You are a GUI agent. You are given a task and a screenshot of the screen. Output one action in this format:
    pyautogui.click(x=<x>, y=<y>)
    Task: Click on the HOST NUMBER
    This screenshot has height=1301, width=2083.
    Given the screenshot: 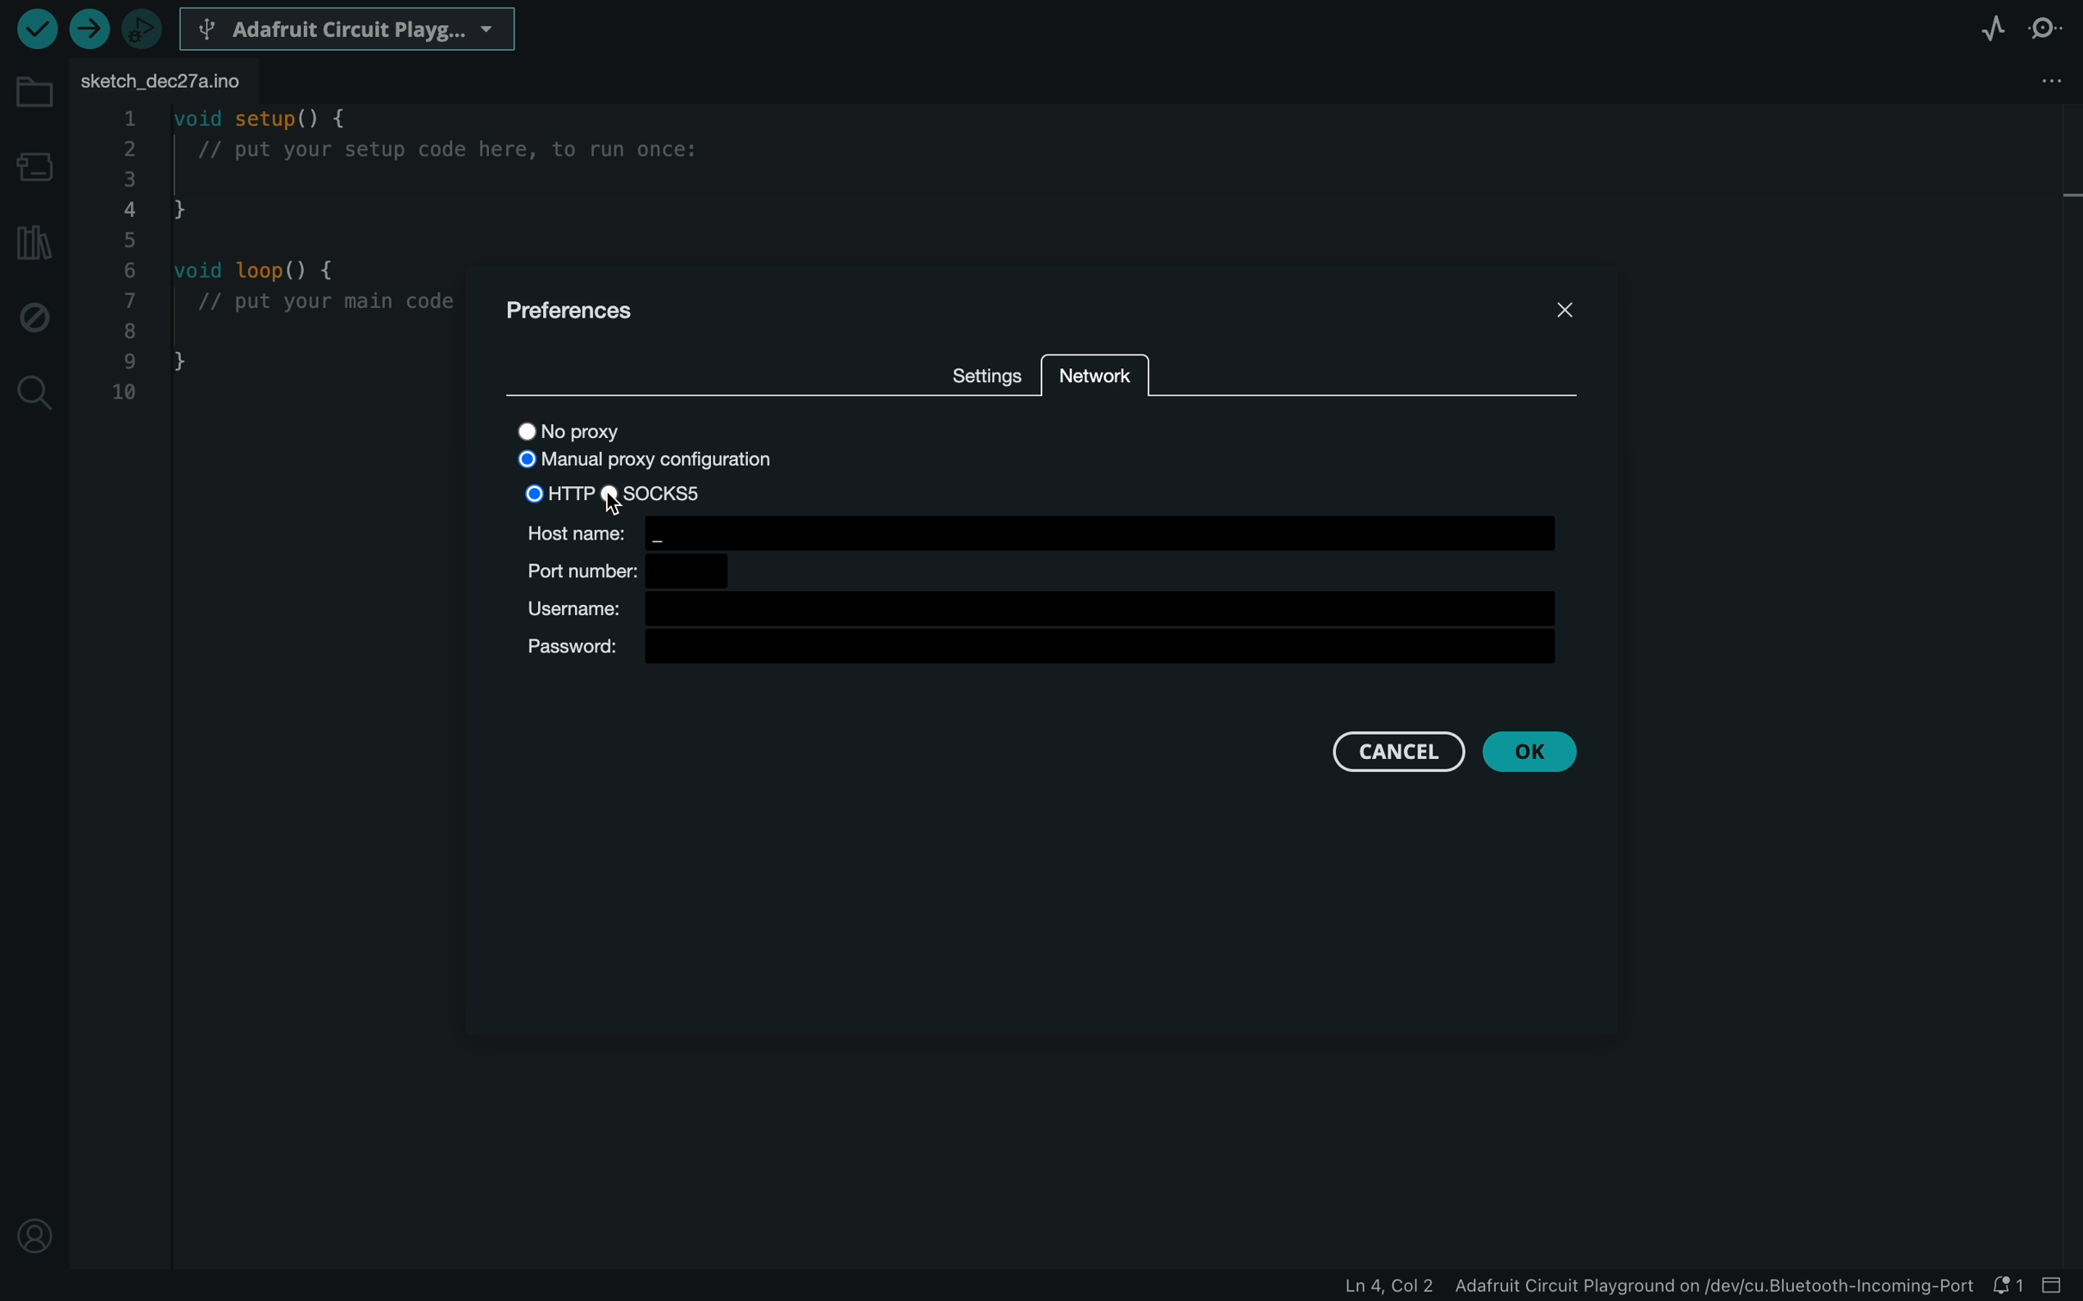 What is the action you would take?
    pyautogui.click(x=1042, y=536)
    